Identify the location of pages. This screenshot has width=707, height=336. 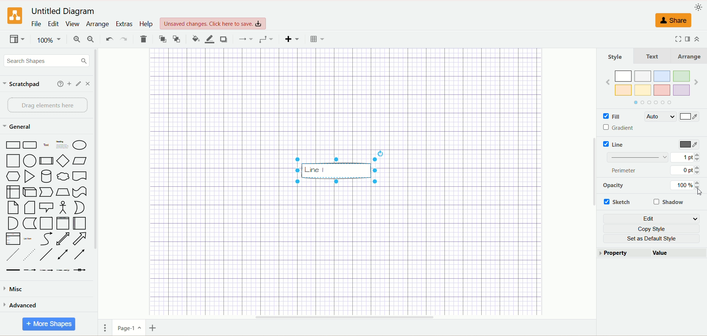
(103, 329).